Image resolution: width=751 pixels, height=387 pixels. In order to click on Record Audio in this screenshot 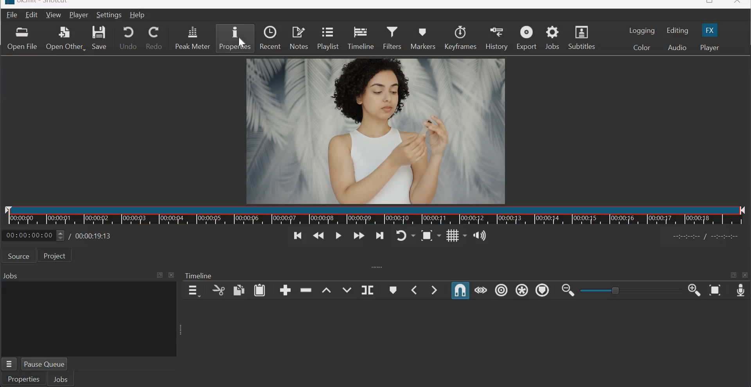, I will do `click(740, 291)`.